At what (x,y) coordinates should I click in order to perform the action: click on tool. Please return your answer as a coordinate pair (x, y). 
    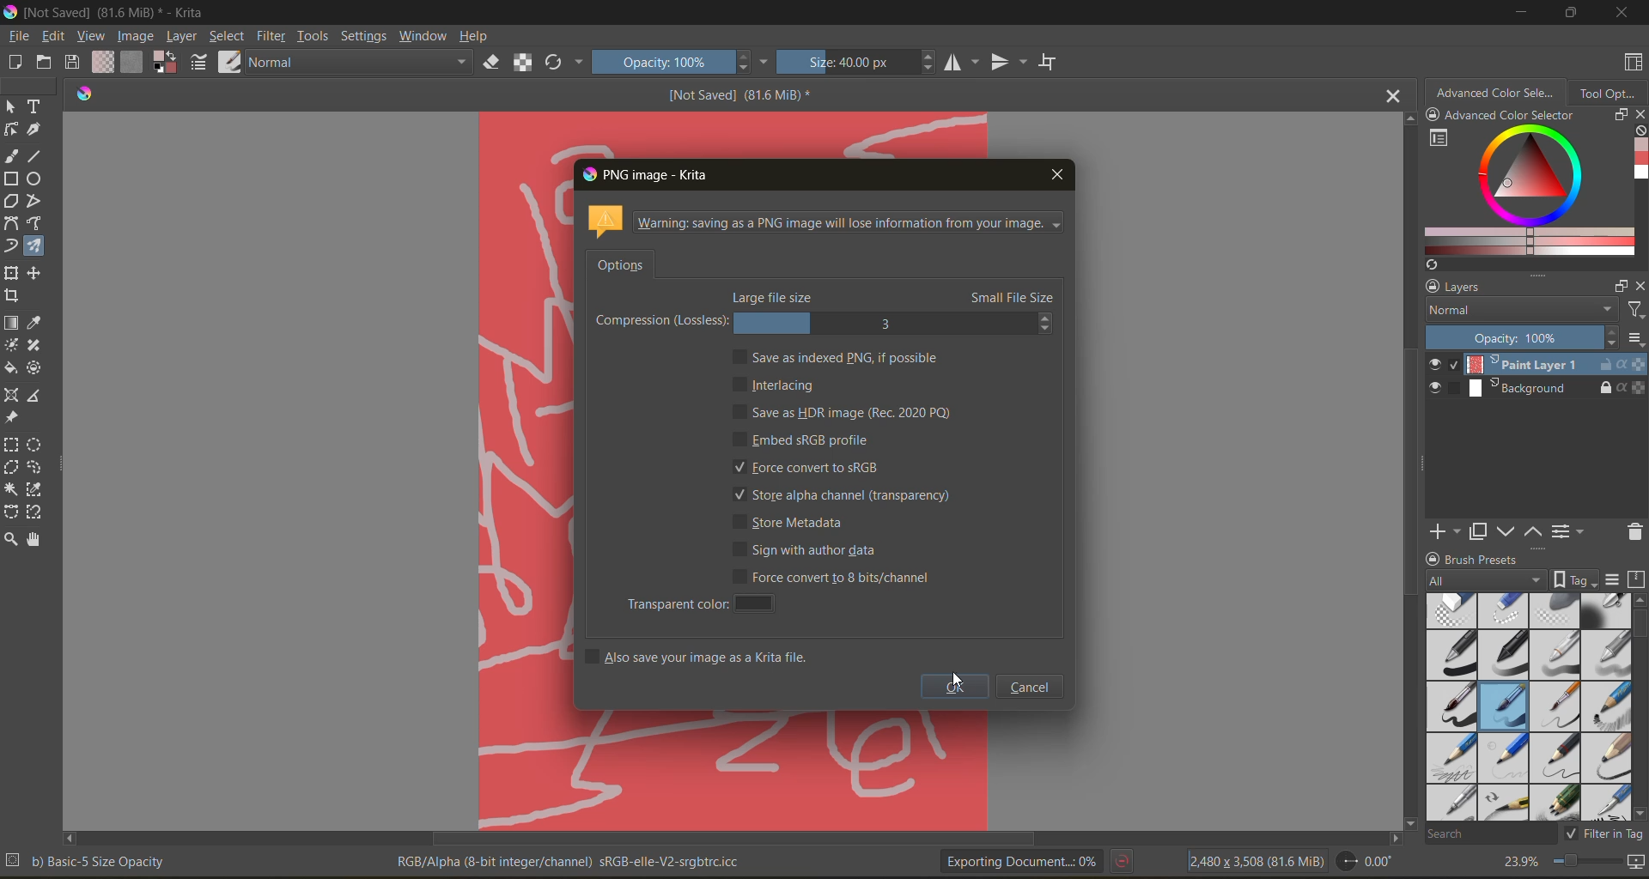
    Looking at the image, I should click on (12, 296).